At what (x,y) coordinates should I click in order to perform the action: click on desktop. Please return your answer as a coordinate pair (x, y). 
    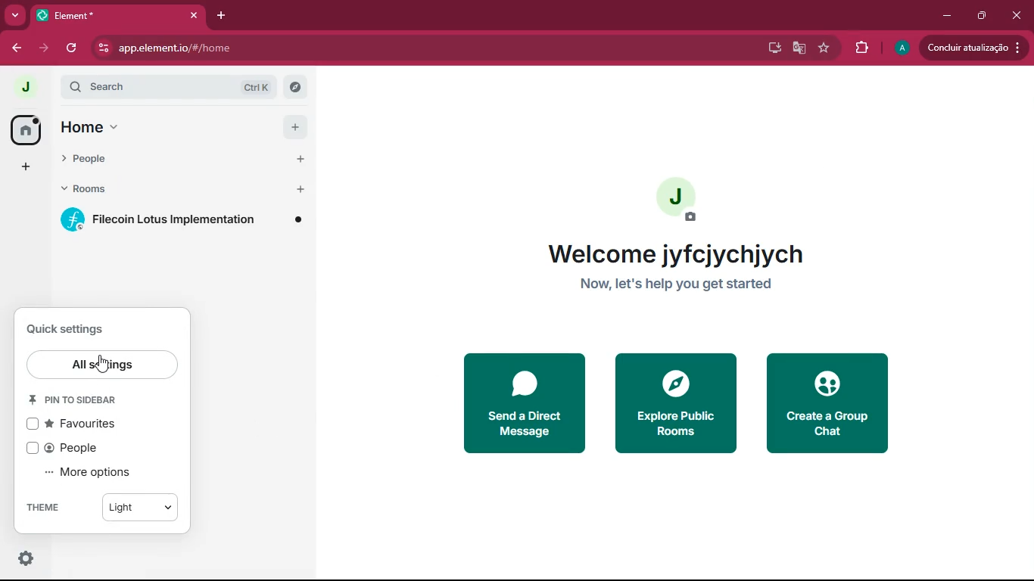
    Looking at the image, I should click on (771, 48).